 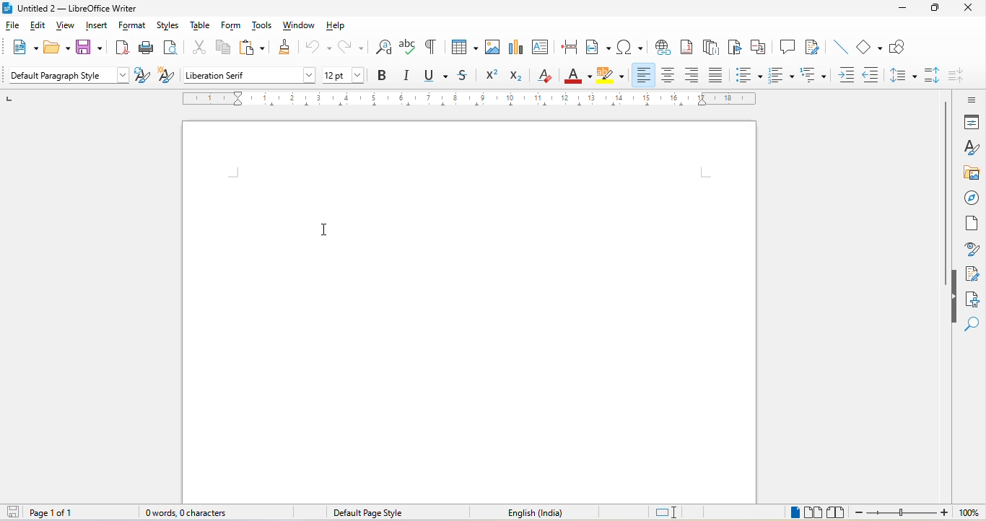 I want to click on justified, so click(x=717, y=74).